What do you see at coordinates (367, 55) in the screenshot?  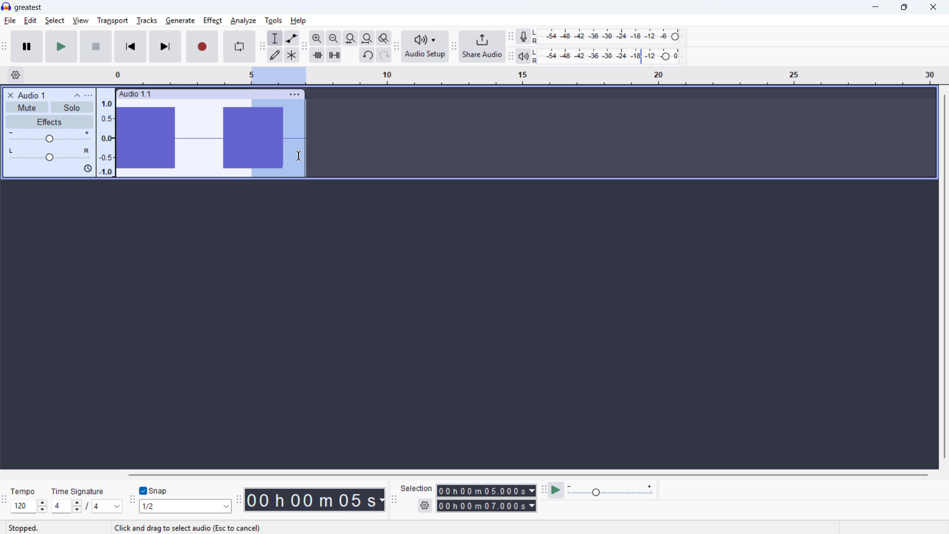 I see `Undo ` at bounding box center [367, 55].